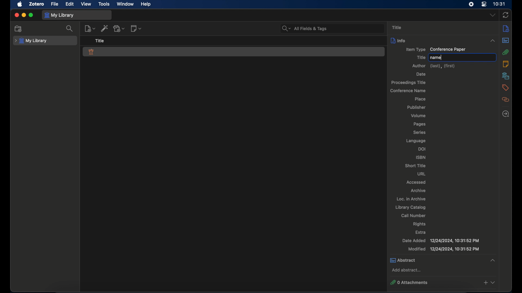 The width and height of the screenshot is (522, 293). I want to click on language, so click(416, 141).